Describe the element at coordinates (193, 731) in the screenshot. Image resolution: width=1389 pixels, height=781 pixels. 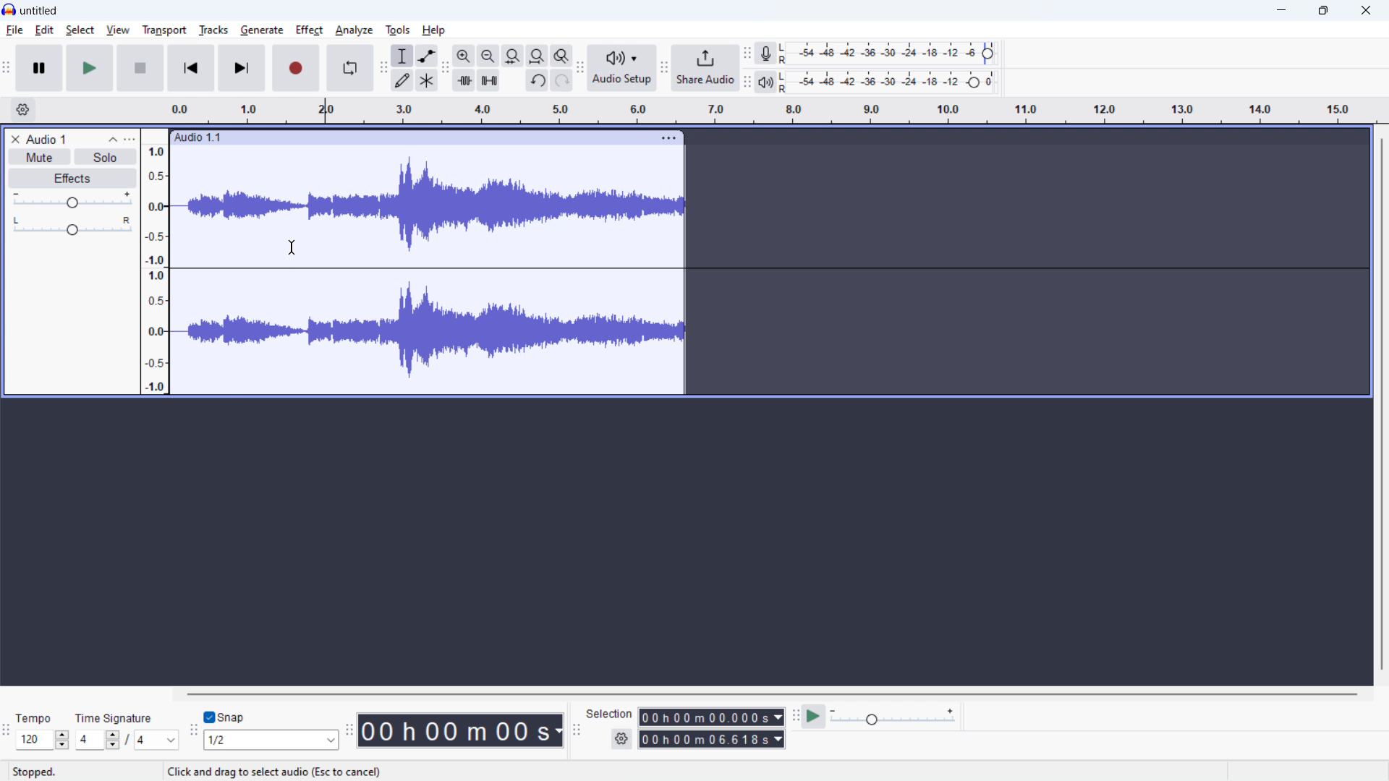
I see `snapping toolbar` at that location.